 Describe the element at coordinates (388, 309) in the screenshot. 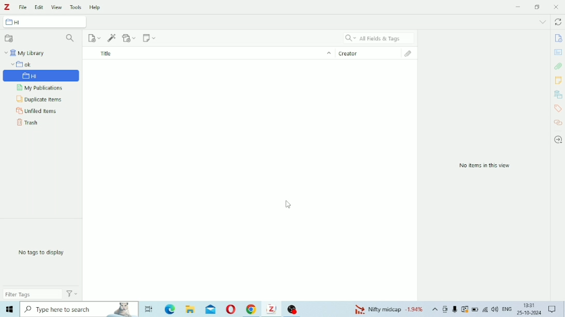

I see `Nifty midcap -1.94%` at that location.